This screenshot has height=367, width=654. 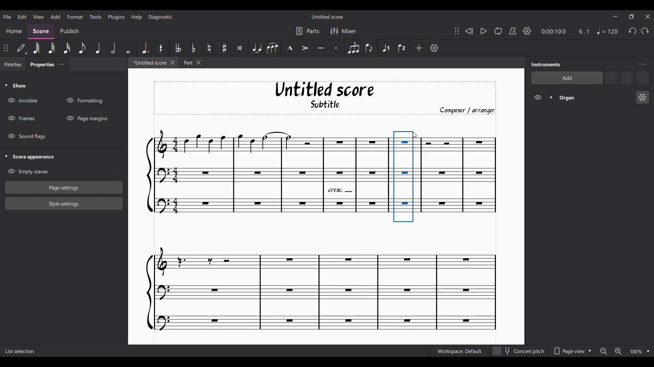 What do you see at coordinates (239, 48) in the screenshot?
I see `Toggle double sharp` at bounding box center [239, 48].